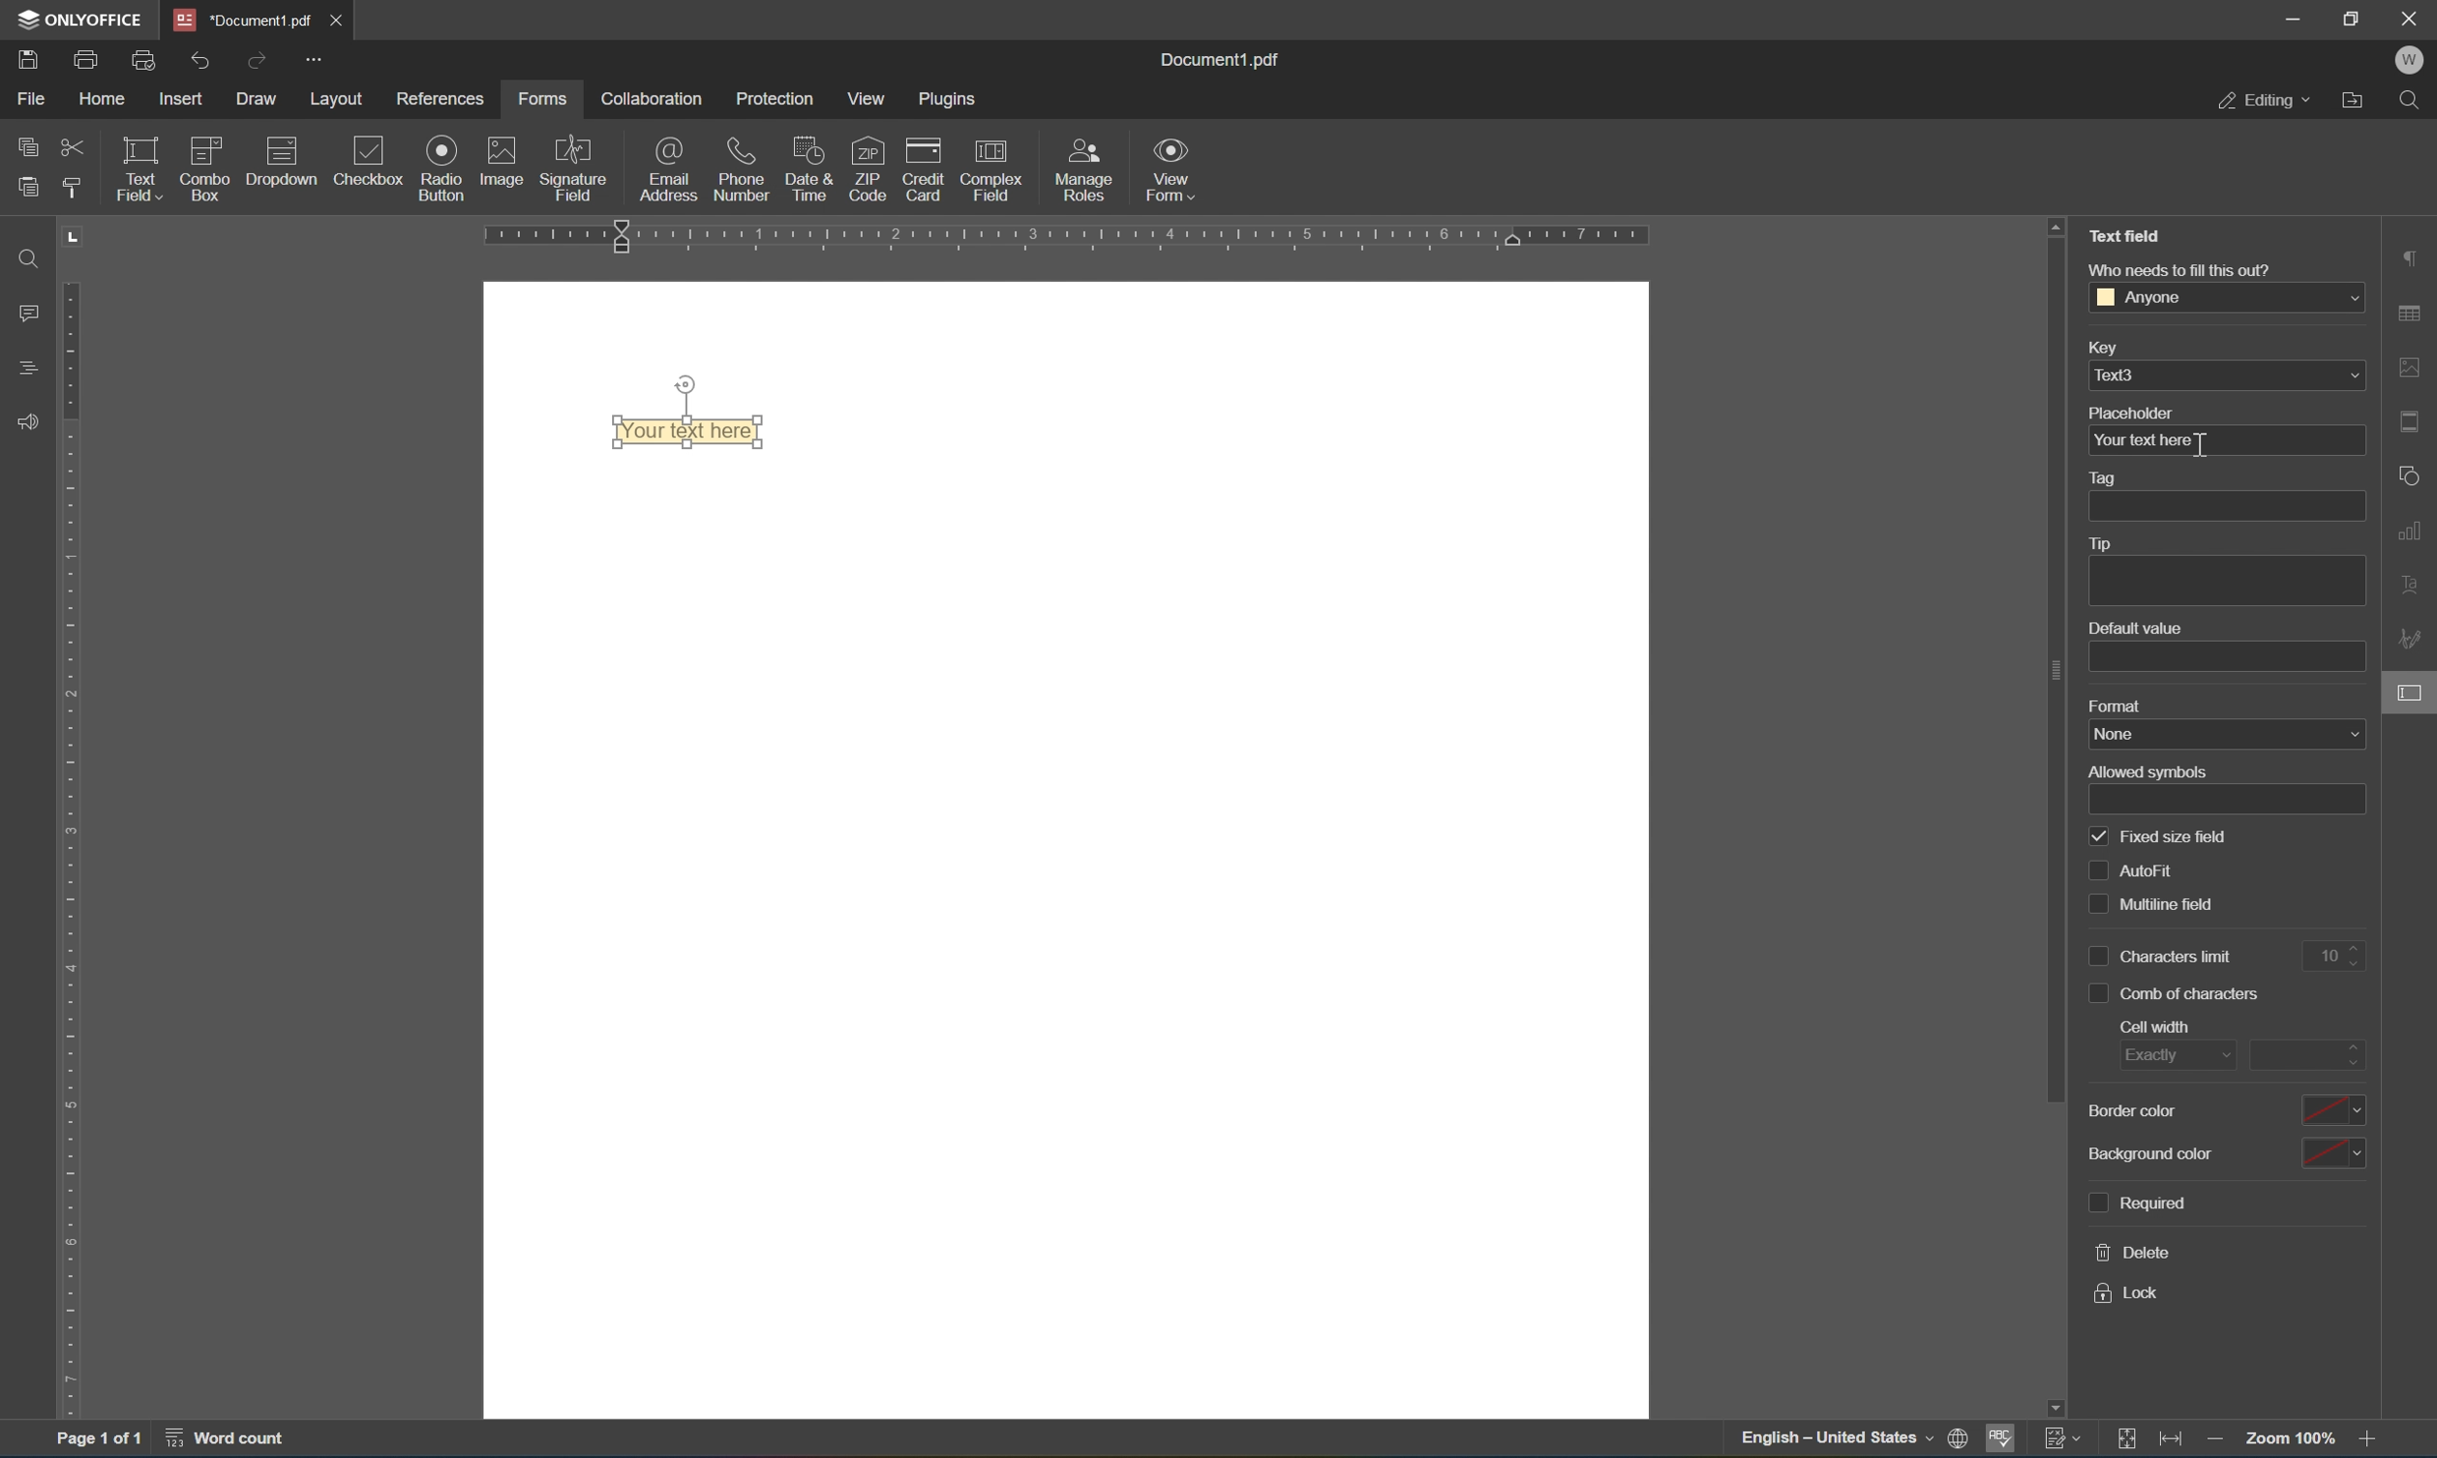 This screenshot has width=2437, height=1458. Describe the element at coordinates (2143, 770) in the screenshot. I see `allowed symbols` at that location.